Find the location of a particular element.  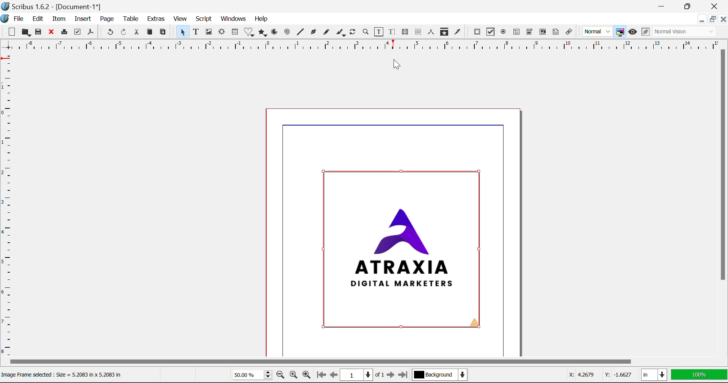

Measurement Unit is located at coordinates (653, 374).